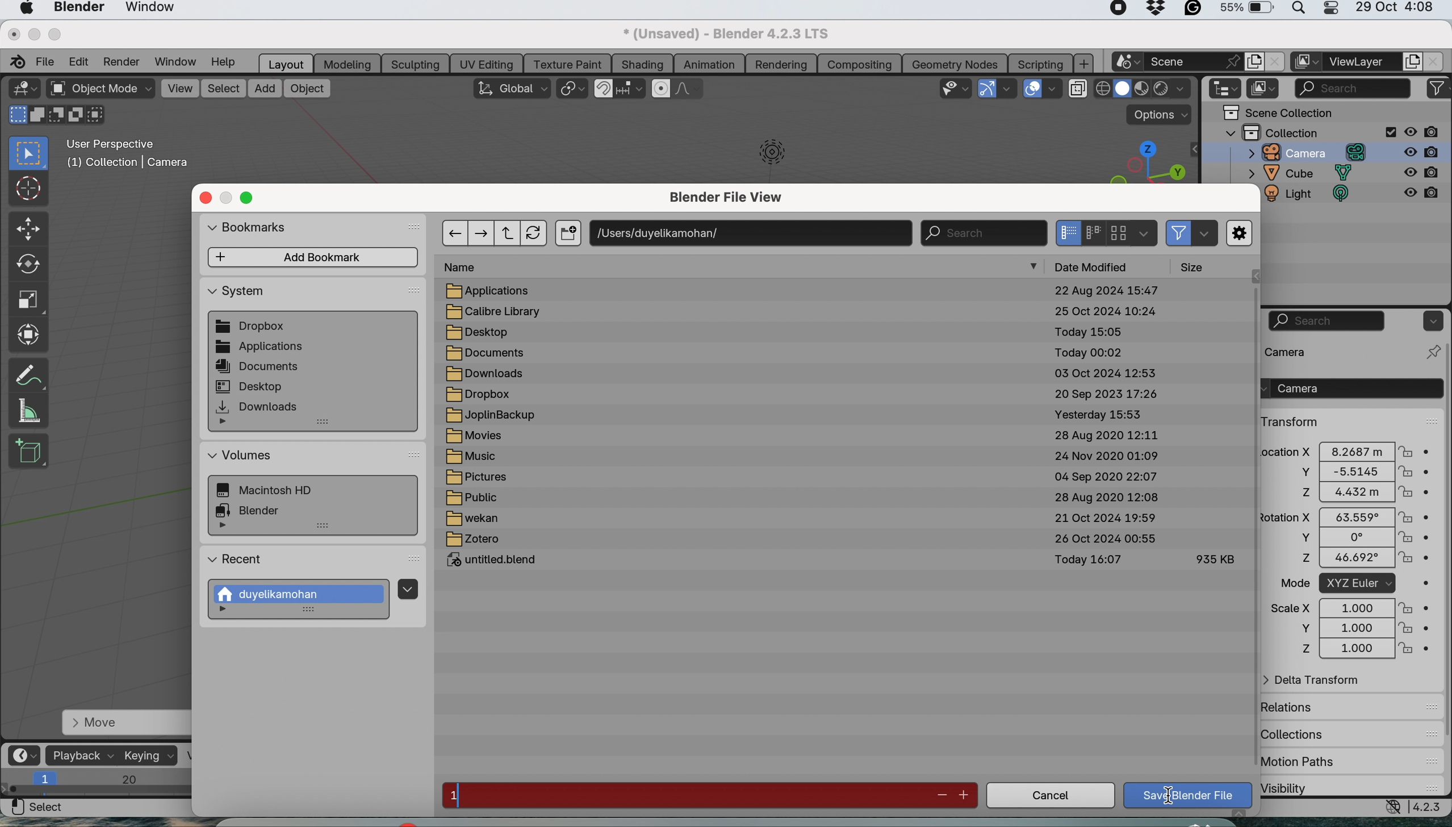 This screenshot has width=1452, height=827. I want to click on texture paint, so click(570, 63).